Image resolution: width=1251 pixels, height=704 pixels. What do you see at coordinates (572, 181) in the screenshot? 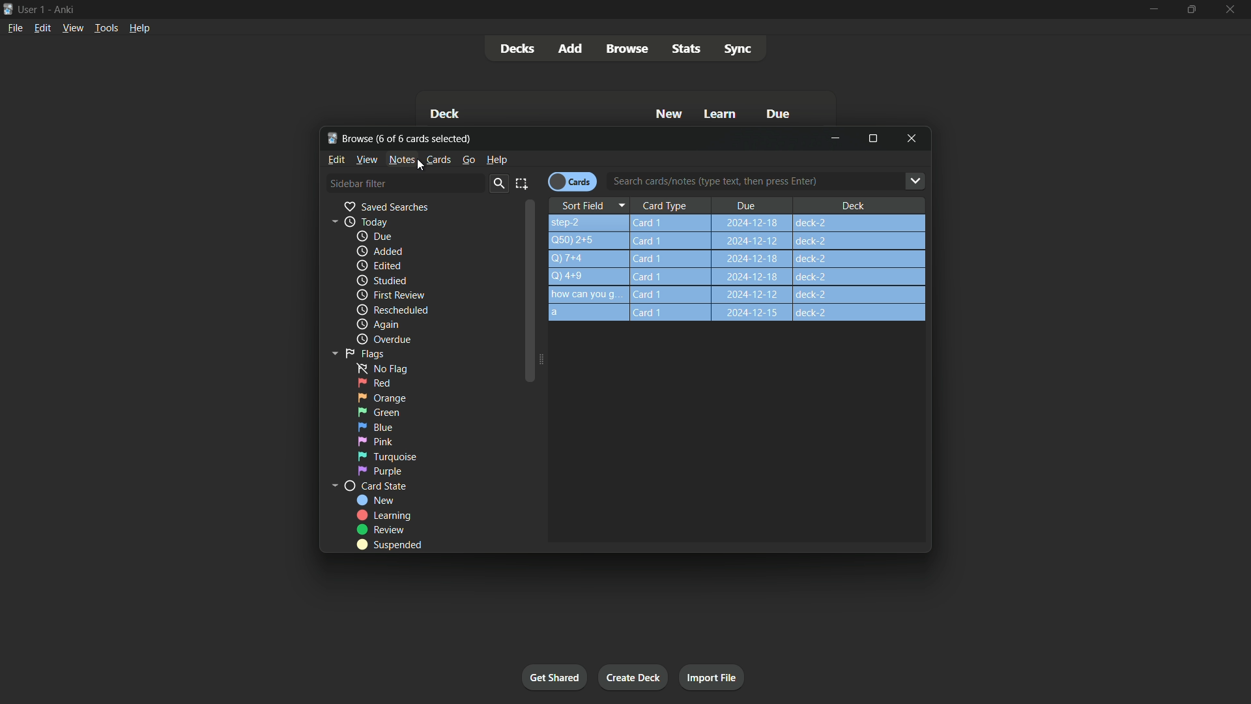
I see `Cards` at bounding box center [572, 181].